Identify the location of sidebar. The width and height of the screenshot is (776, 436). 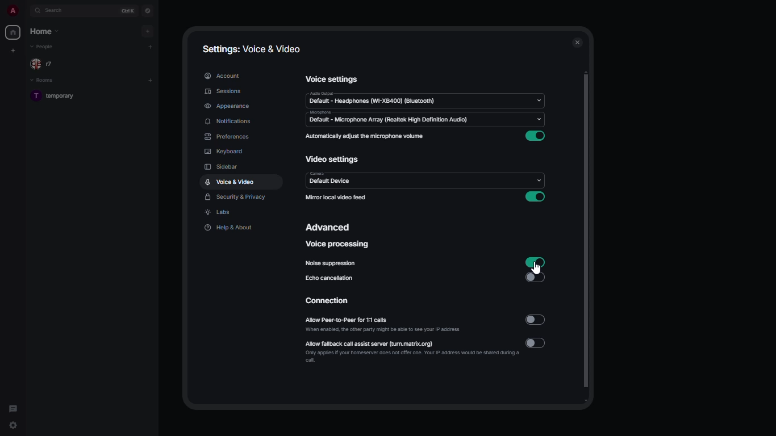
(222, 168).